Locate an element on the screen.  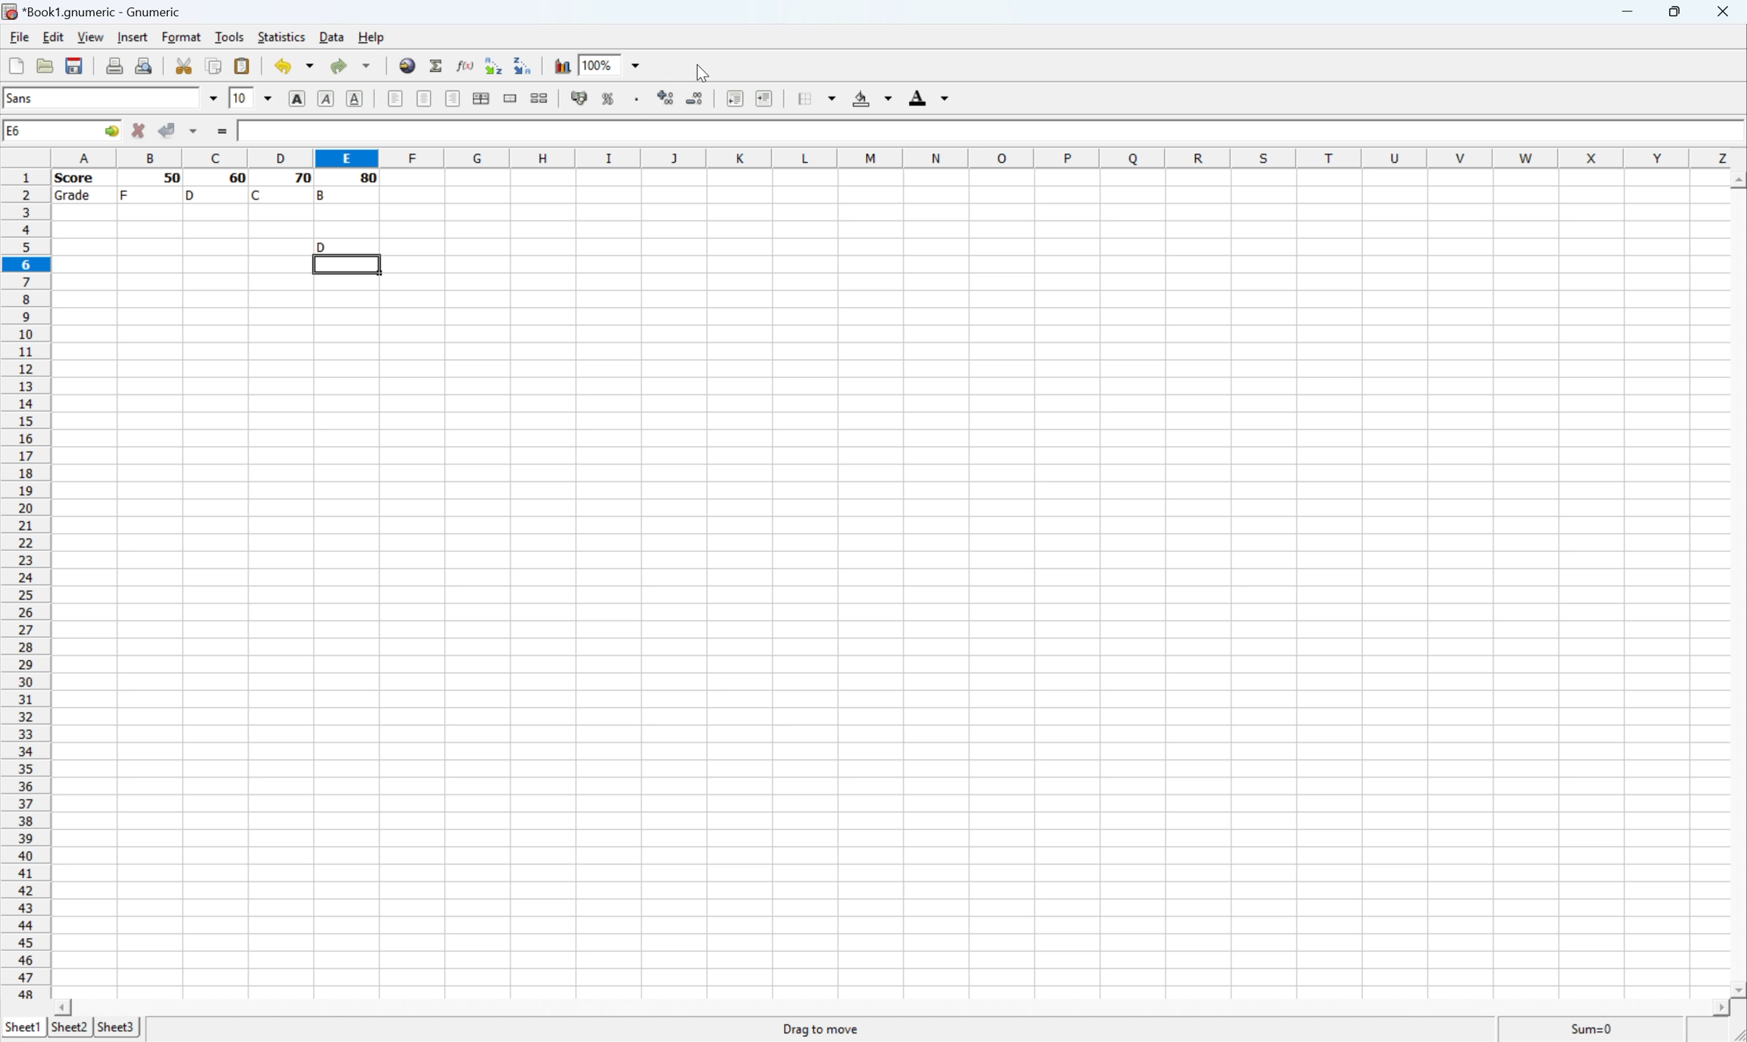
Align Left is located at coordinates (293, 99).